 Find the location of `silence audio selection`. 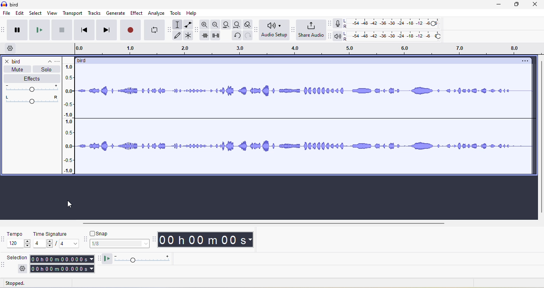

silence audio selection is located at coordinates (218, 37).